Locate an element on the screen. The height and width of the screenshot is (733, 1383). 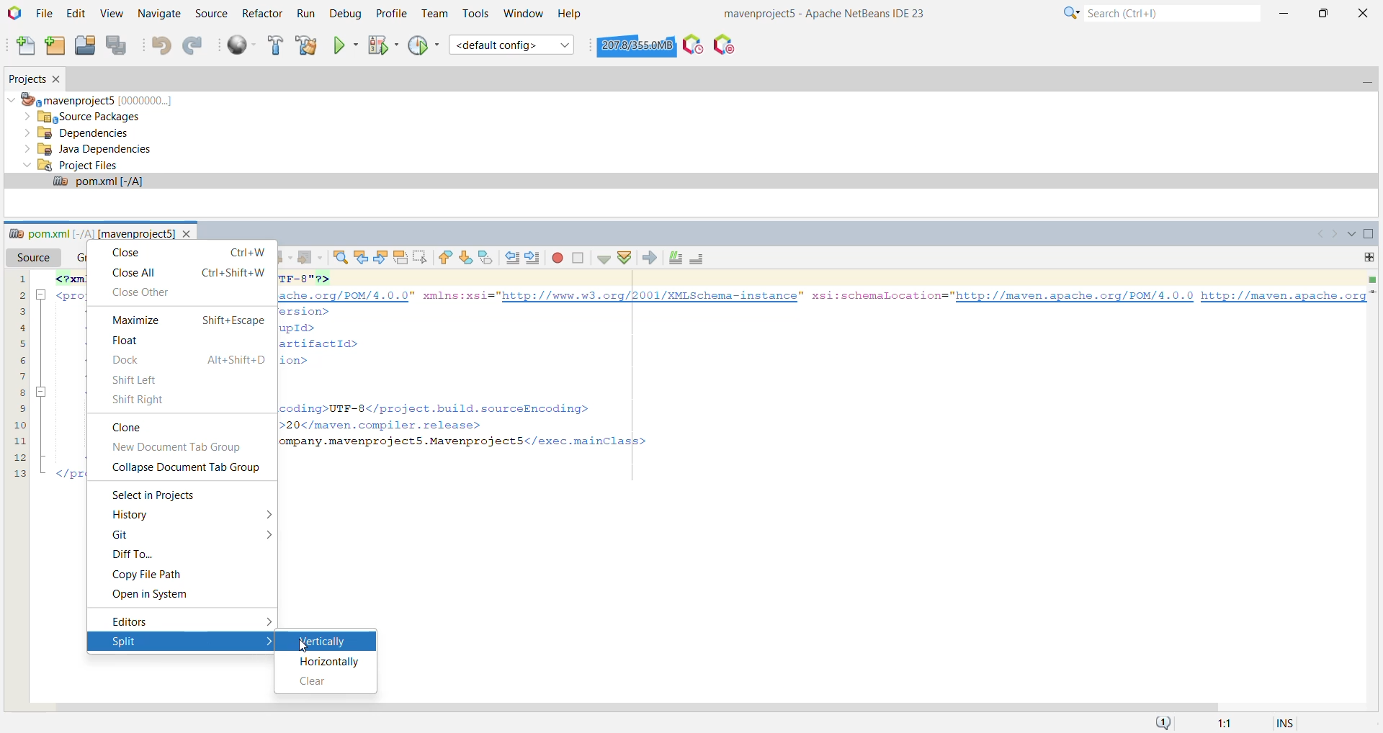
Search Bar is located at coordinates (1158, 12).